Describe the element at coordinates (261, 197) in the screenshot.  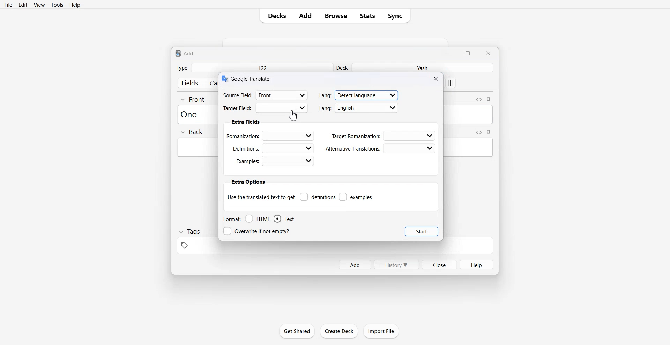
I see `Use the translate text to get` at that location.